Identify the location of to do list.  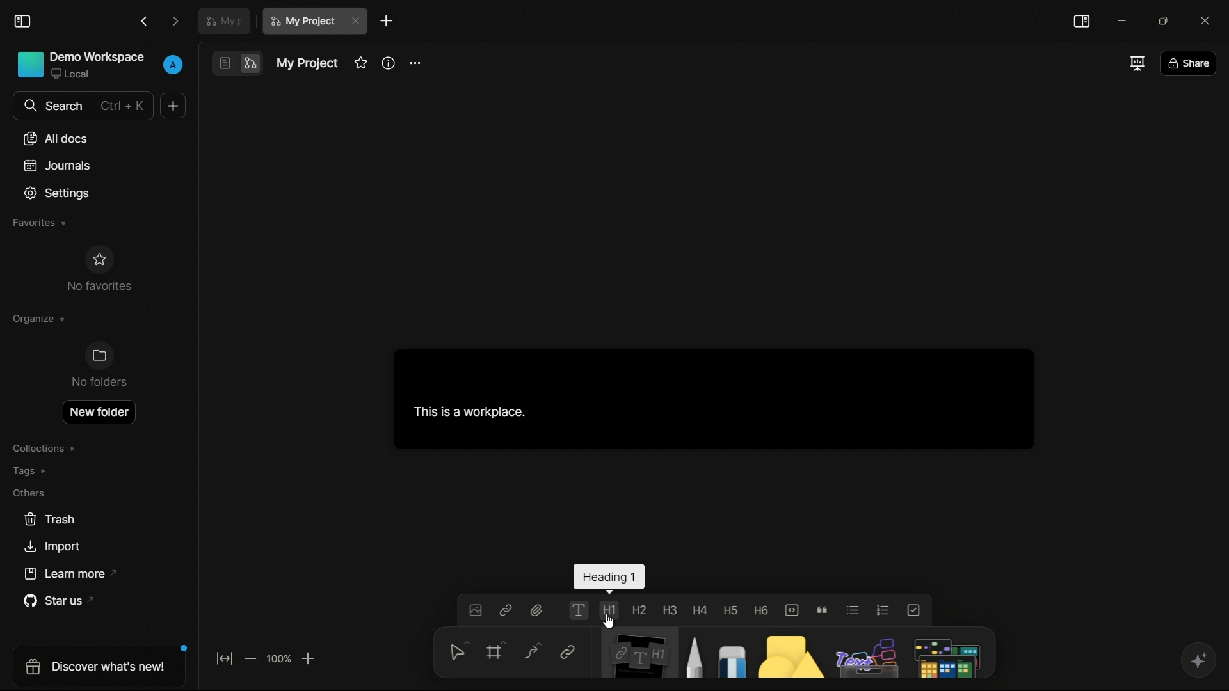
(913, 610).